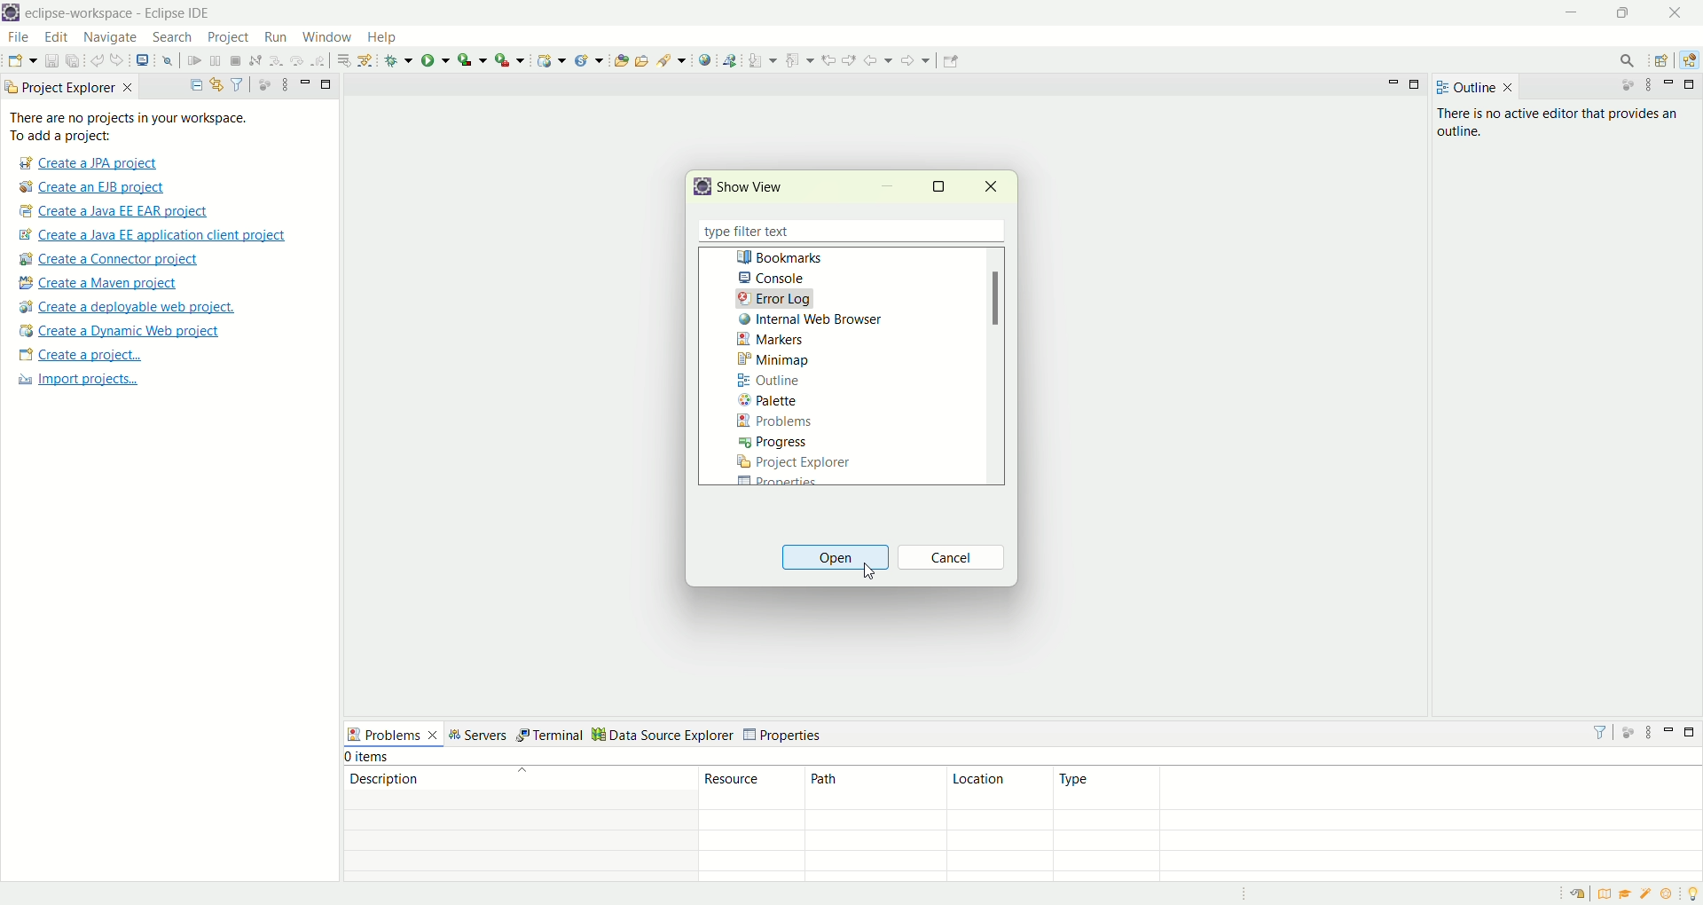 The image size is (1703, 905). Describe the element at coordinates (173, 37) in the screenshot. I see `search` at that location.